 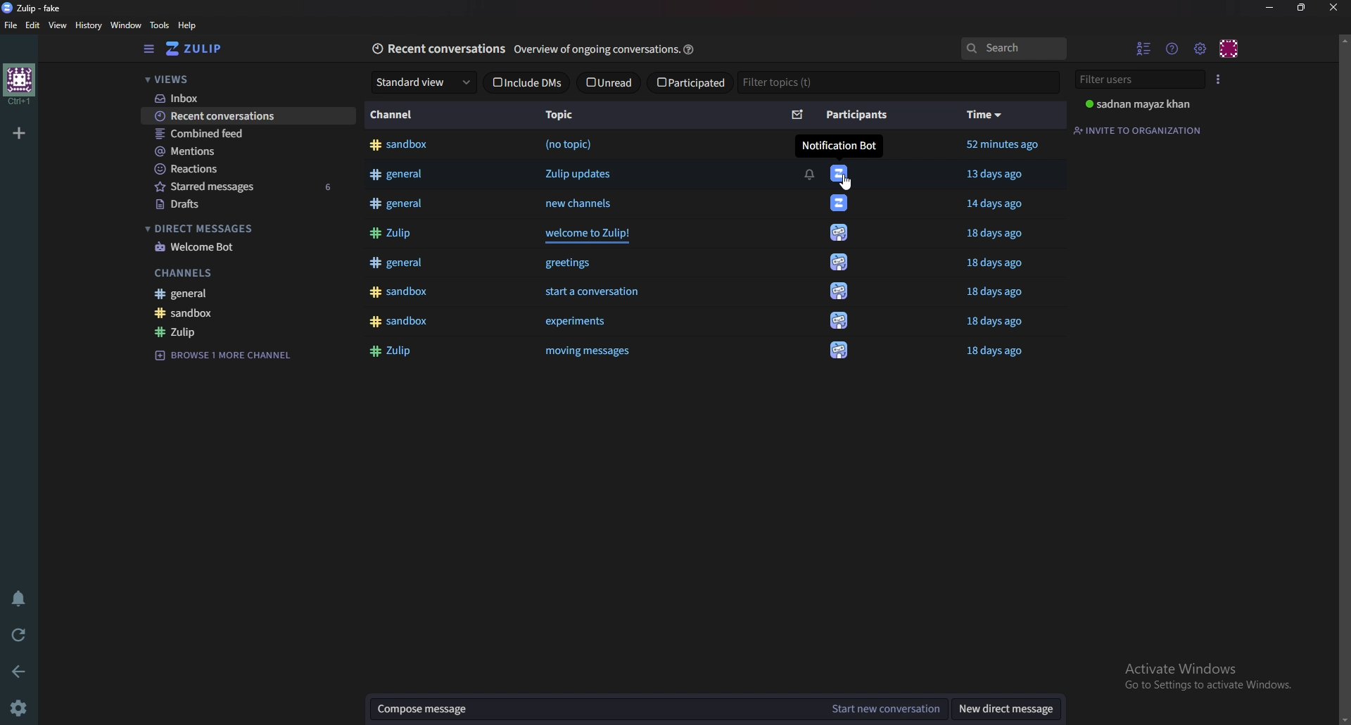 I want to click on Channels, so click(x=227, y=272).